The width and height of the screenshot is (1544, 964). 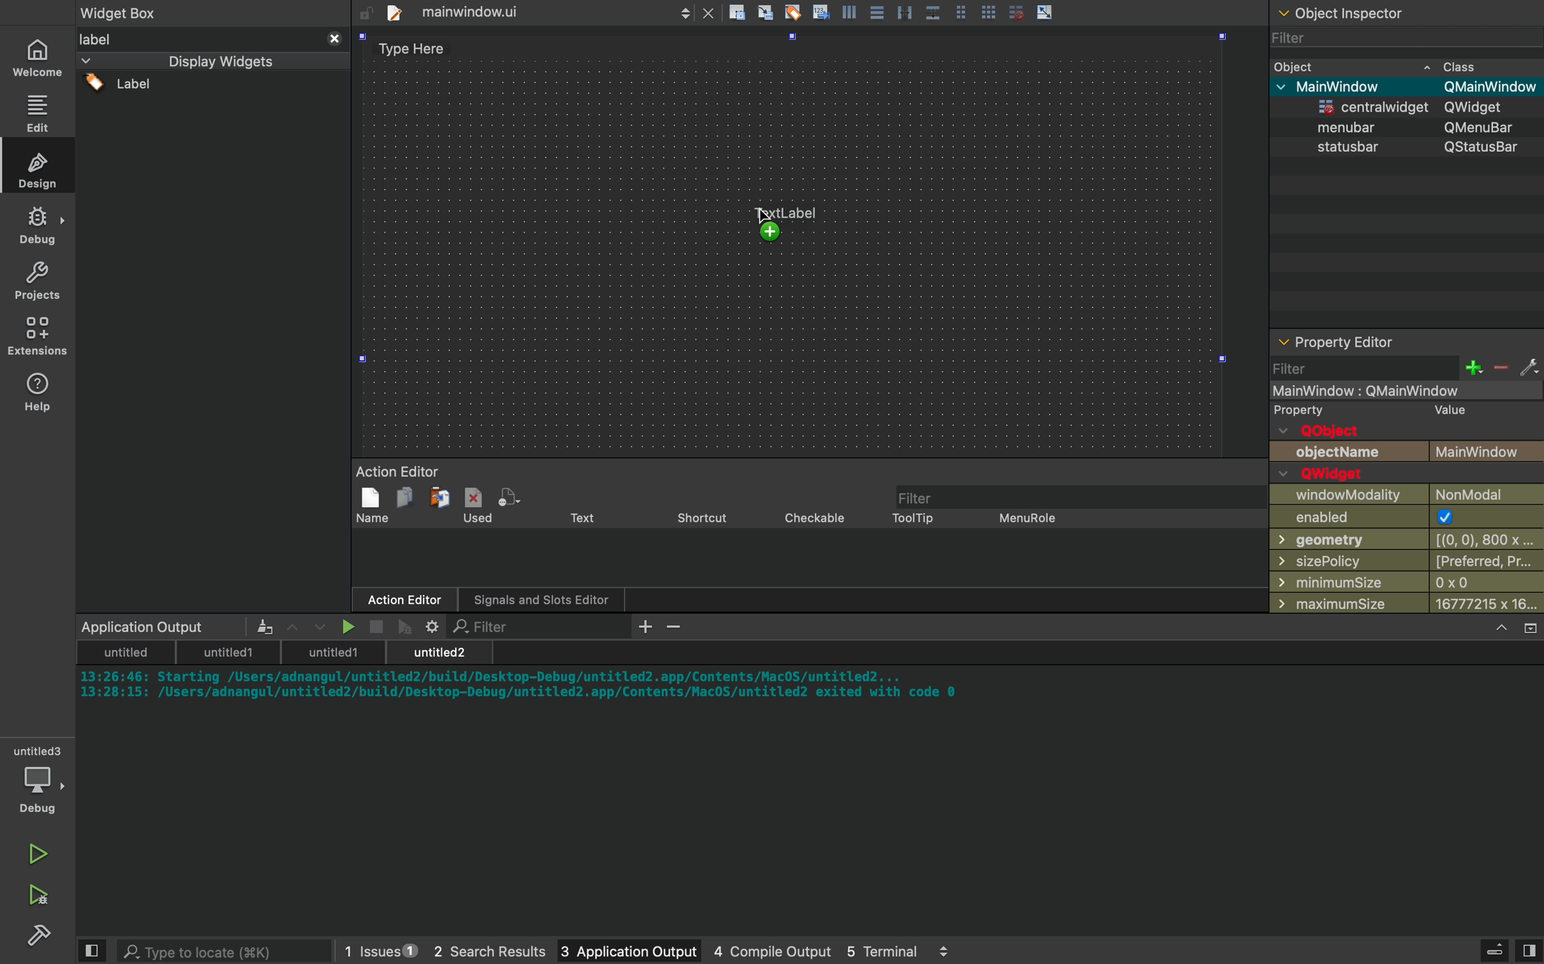 What do you see at coordinates (42, 937) in the screenshot?
I see `` at bounding box center [42, 937].